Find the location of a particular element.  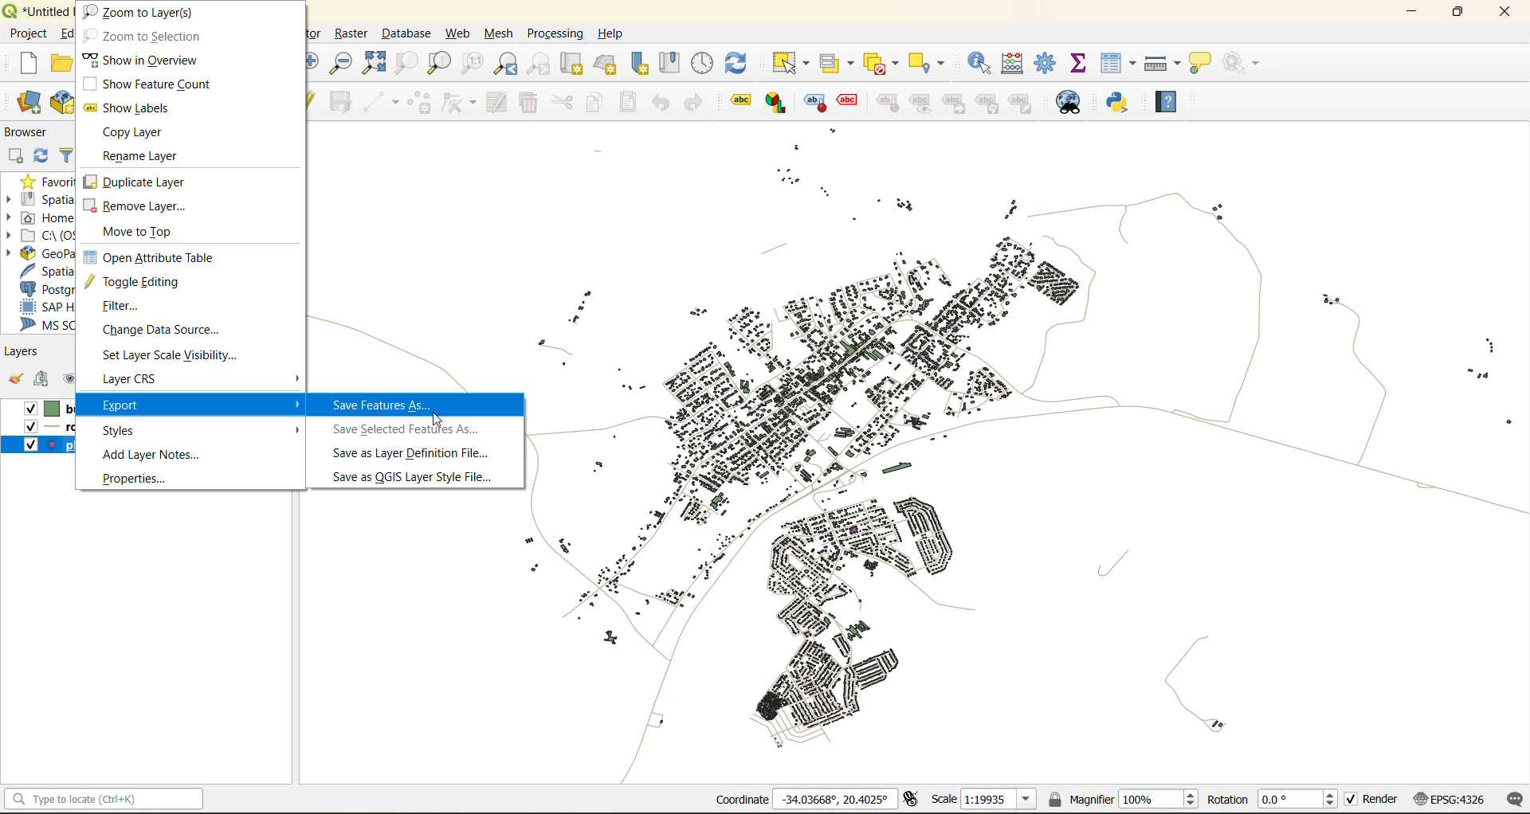

magnifier is located at coordinates (1125, 798).